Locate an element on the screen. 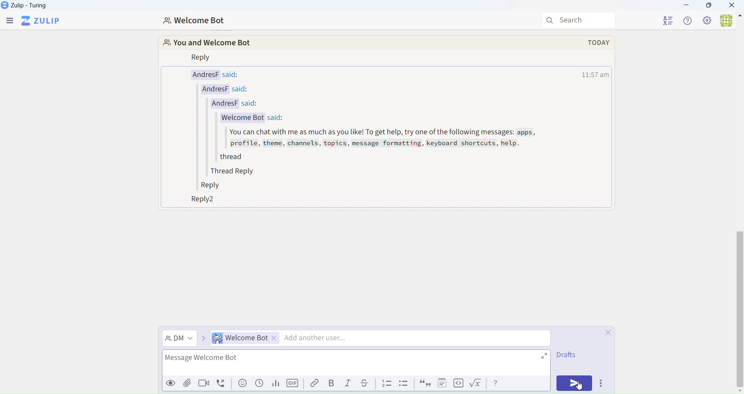 This screenshot has width=744, height=394. Settings is located at coordinates (707, 20).